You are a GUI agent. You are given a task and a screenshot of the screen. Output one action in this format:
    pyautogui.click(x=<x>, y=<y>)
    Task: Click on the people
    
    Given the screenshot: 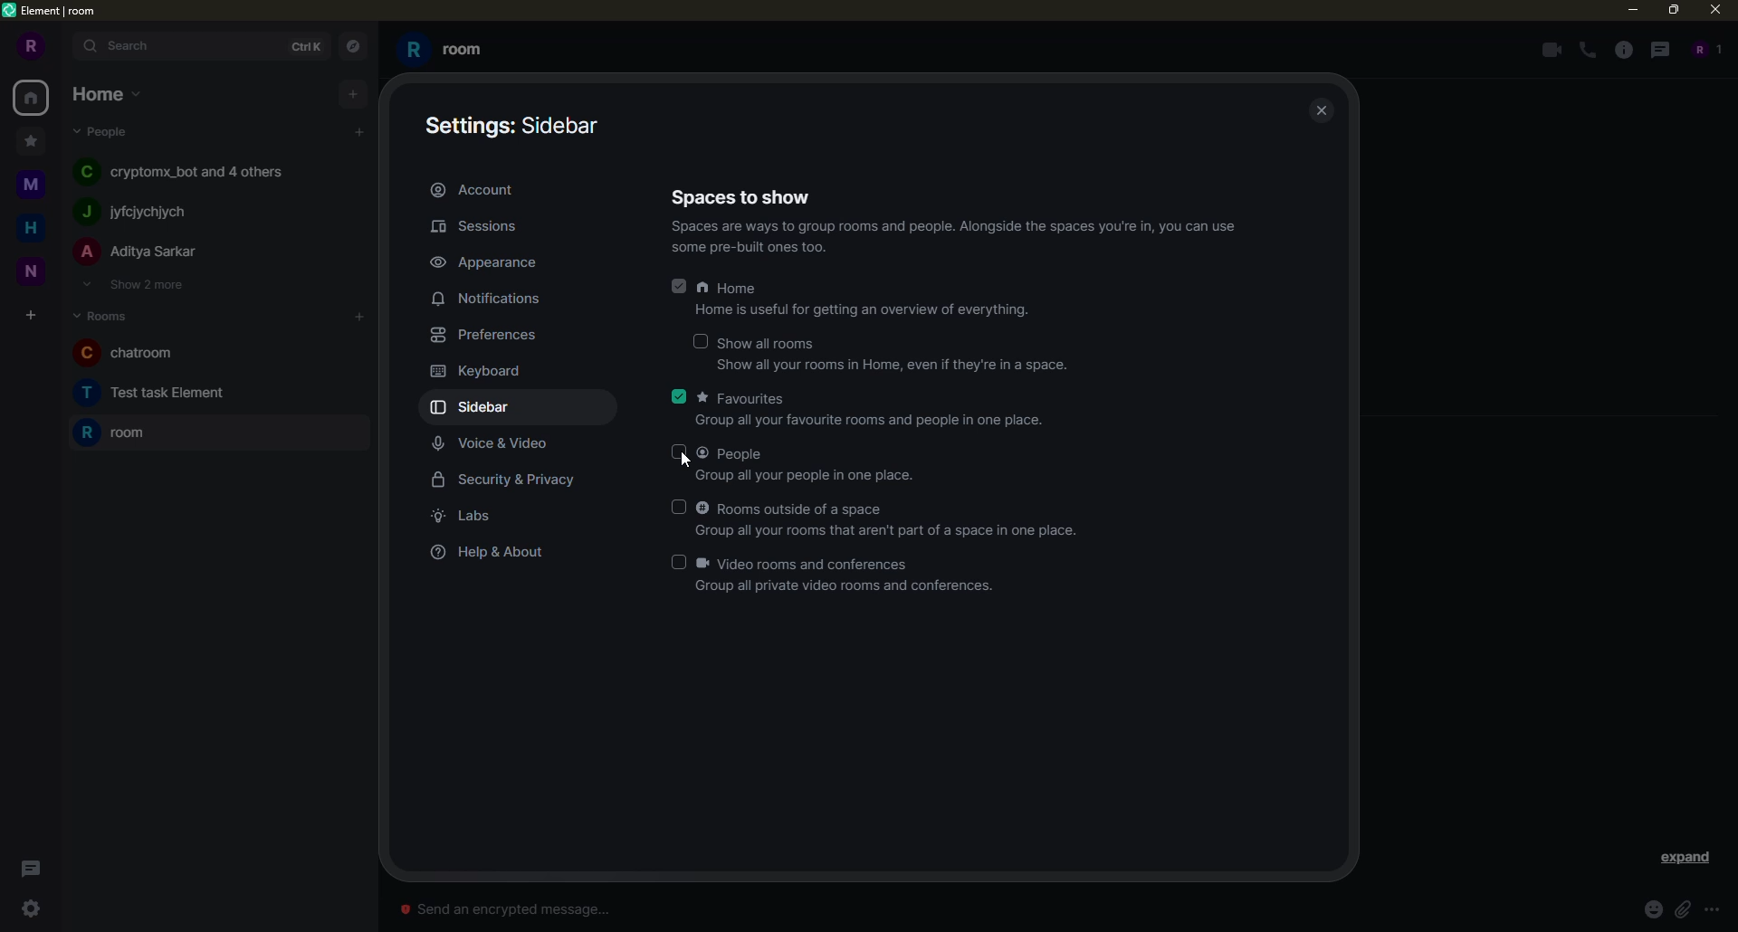 What is the action you would take?
    pyautogui.click(x=1704, y=50)
    